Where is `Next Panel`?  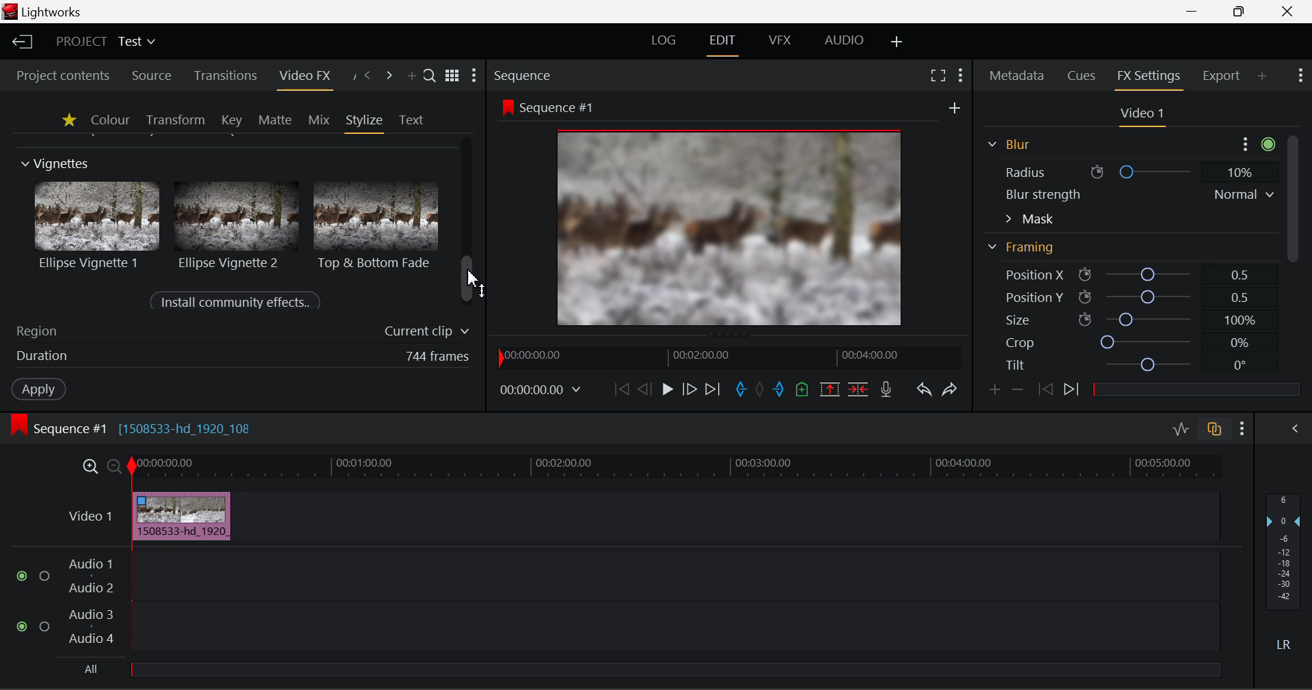
Next Panel is located at coordinates (389, 76).